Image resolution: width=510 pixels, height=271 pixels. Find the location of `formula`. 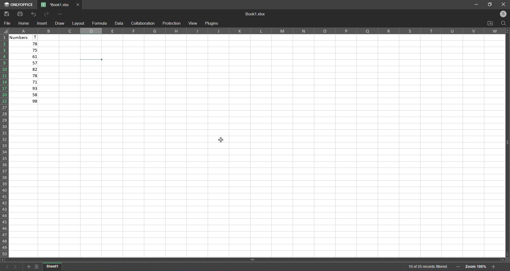

formula is located at coordinates (99, 23).